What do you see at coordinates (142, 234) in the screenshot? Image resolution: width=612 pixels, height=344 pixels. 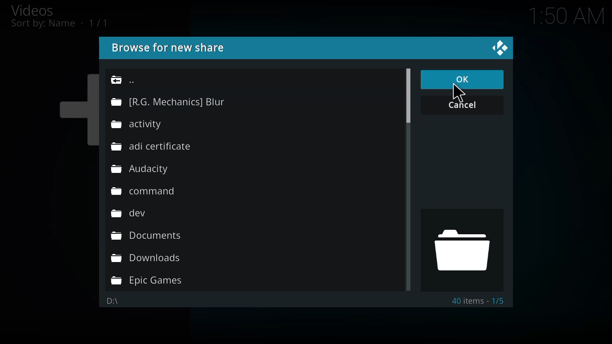 I see `folder` at bounding box center [142, 234].